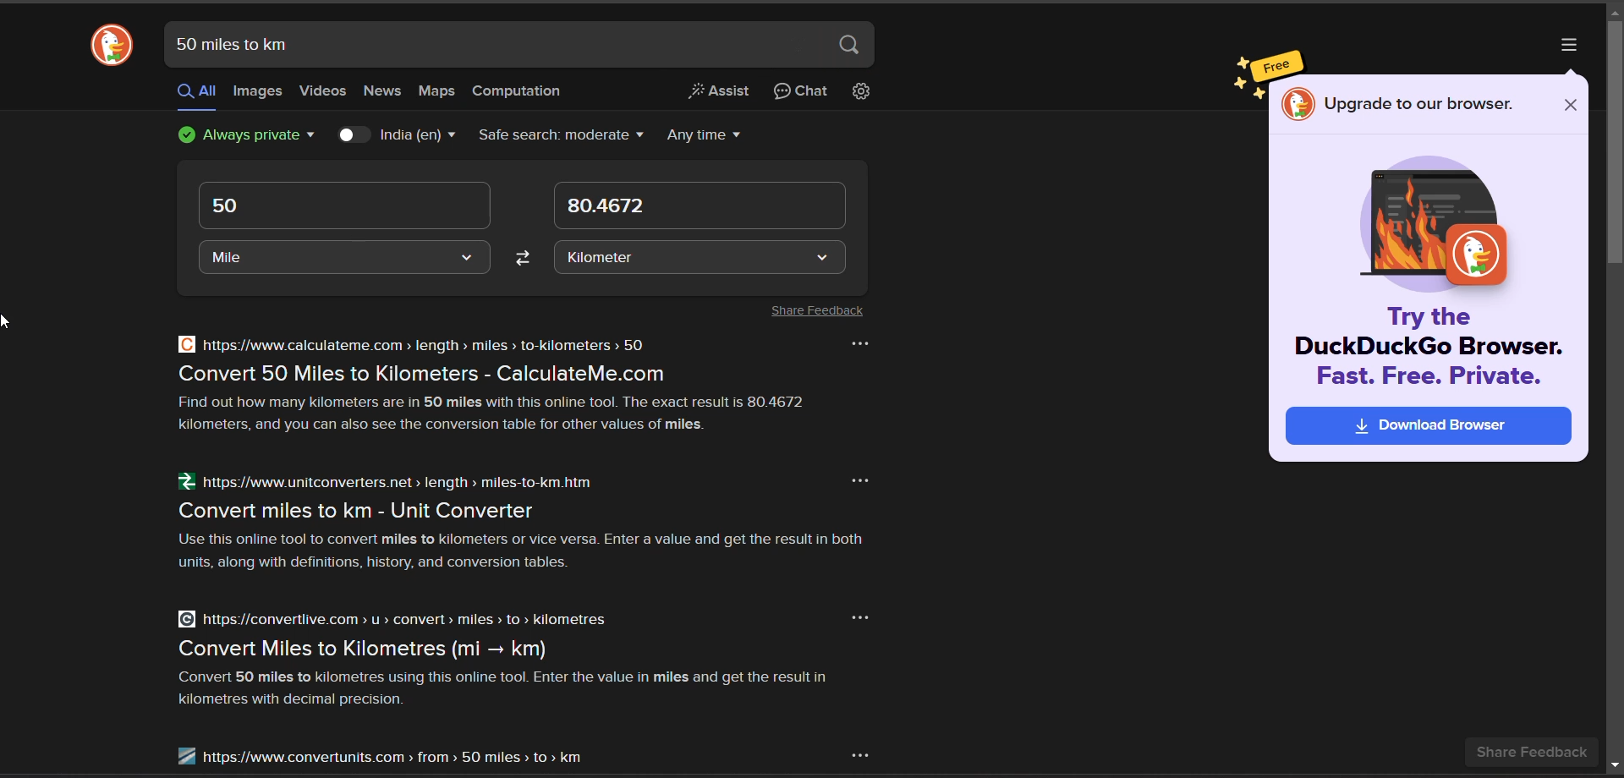  What do you see at coordinates (1437, 223) in the screenshot?
I see `image` at bounding box center [1437, 223].